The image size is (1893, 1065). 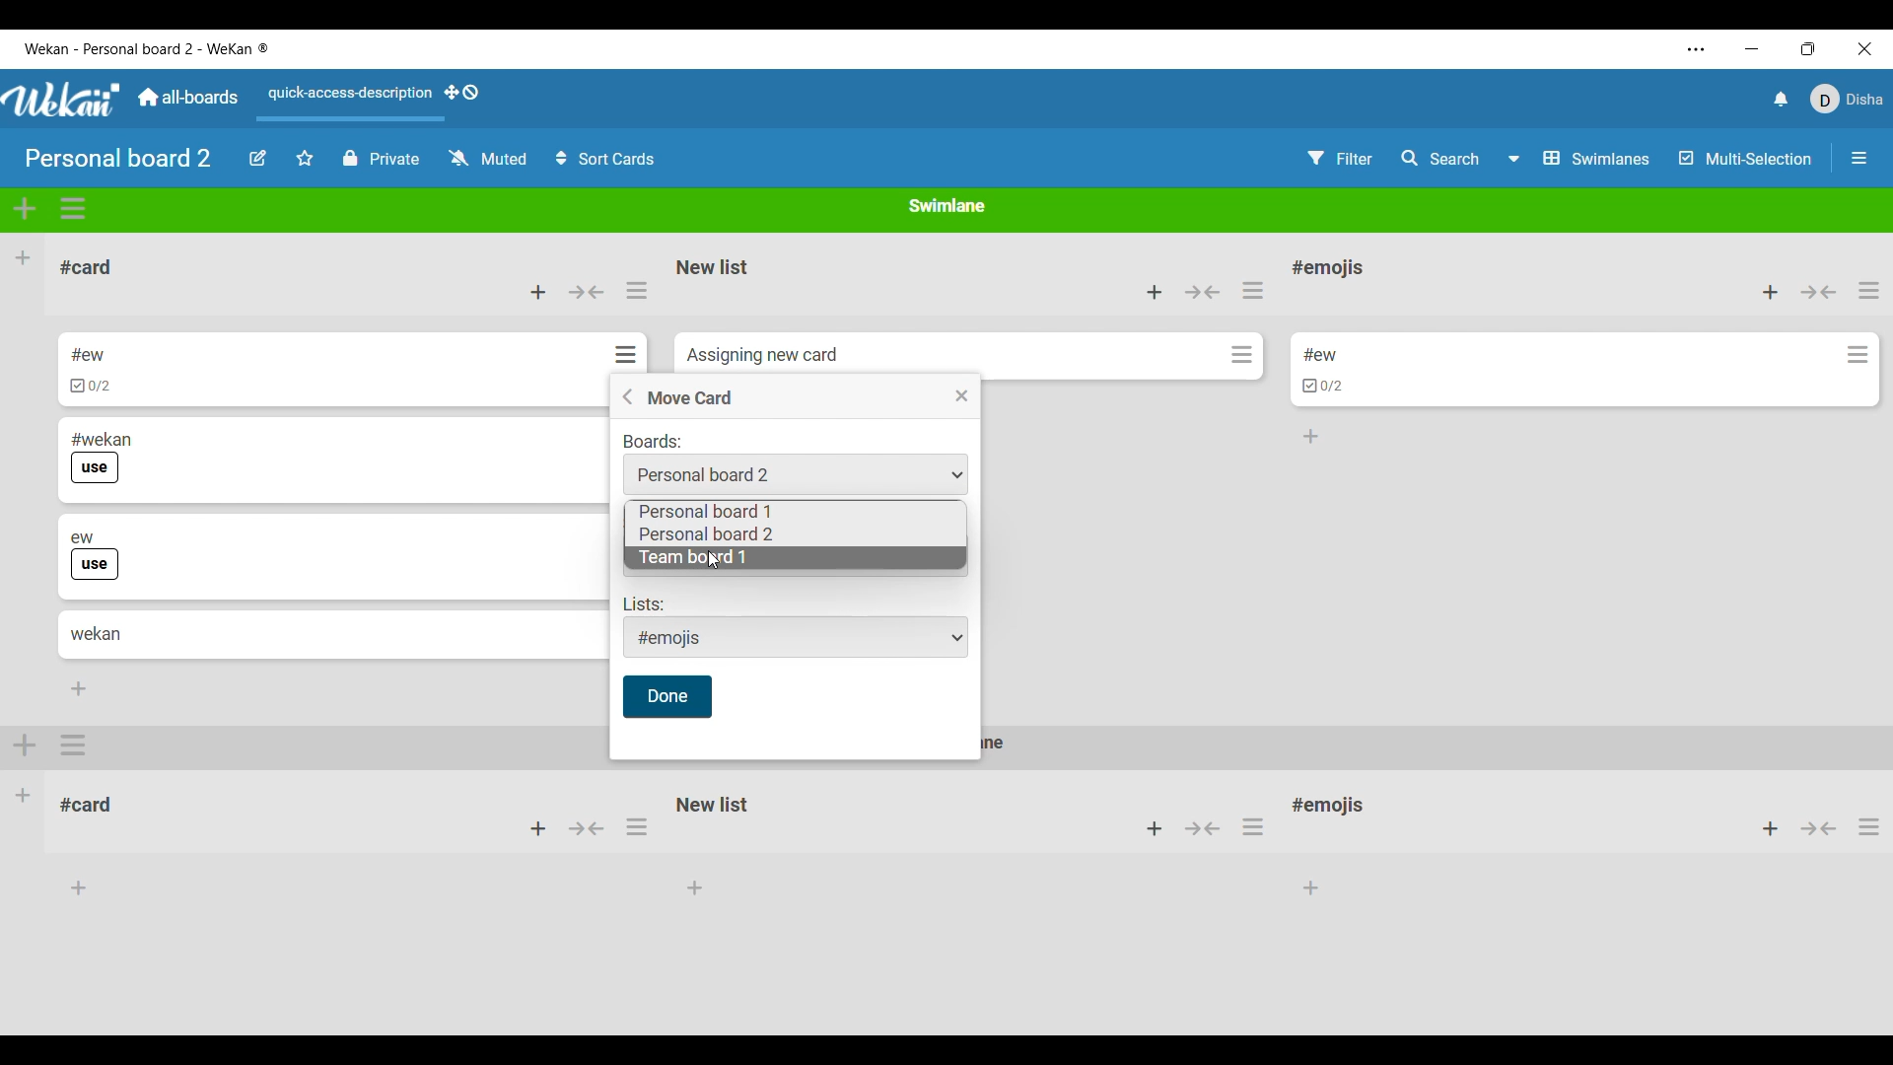 I want to click on Privacy options, so click(x=381, y=159).